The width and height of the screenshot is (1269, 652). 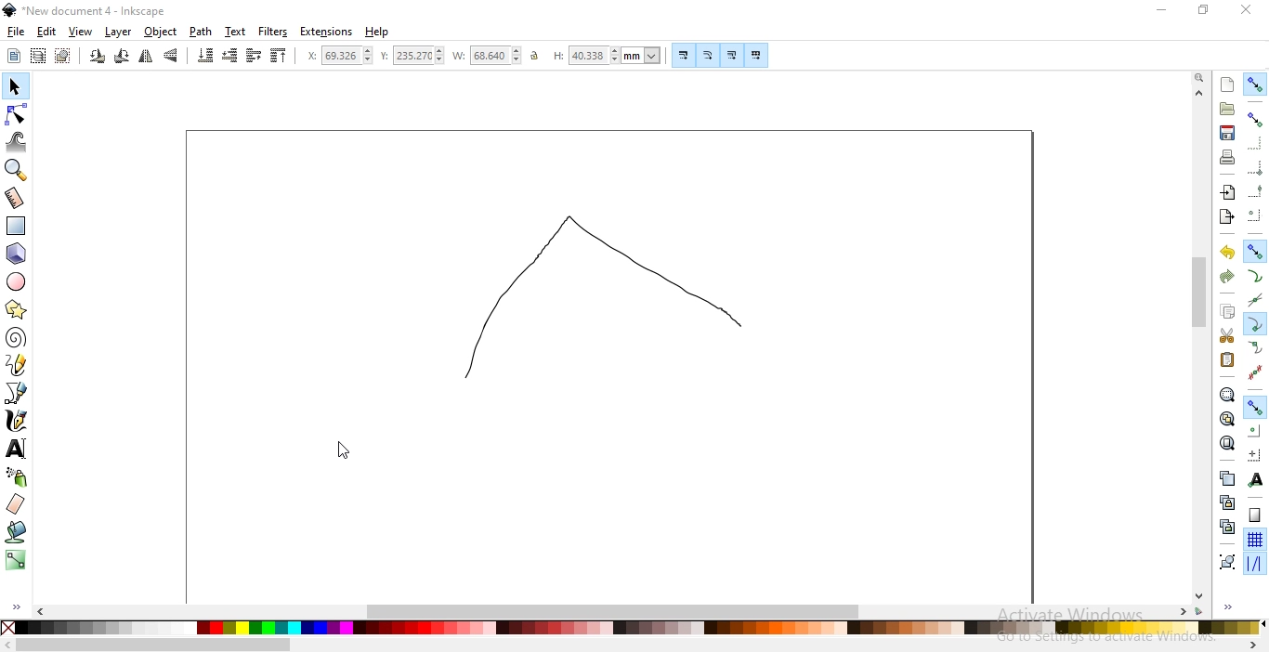 I want to click on snap smooth nodes, so click(x=1255, y=348).